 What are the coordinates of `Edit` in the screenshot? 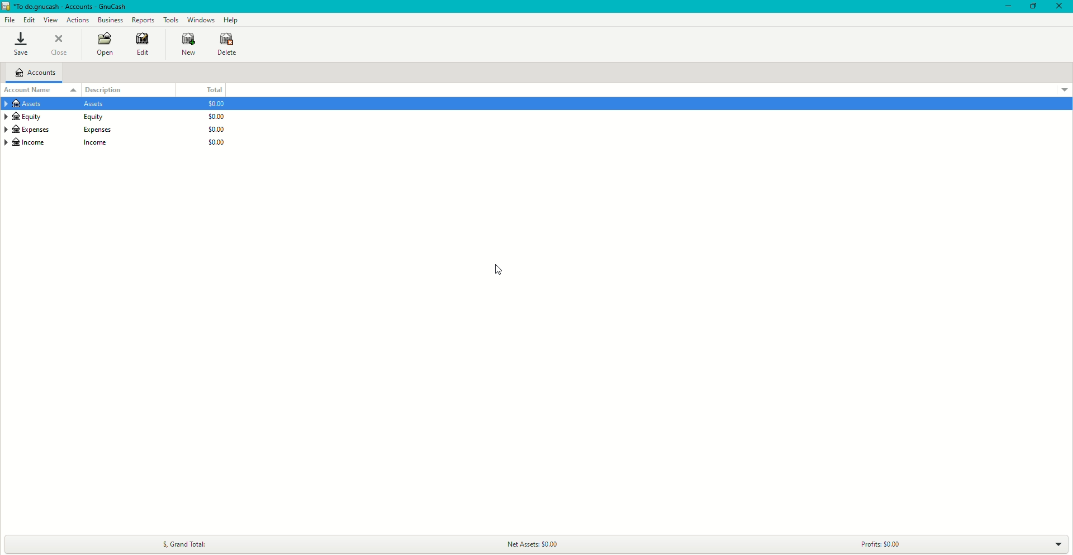 It's located at (140, 45).